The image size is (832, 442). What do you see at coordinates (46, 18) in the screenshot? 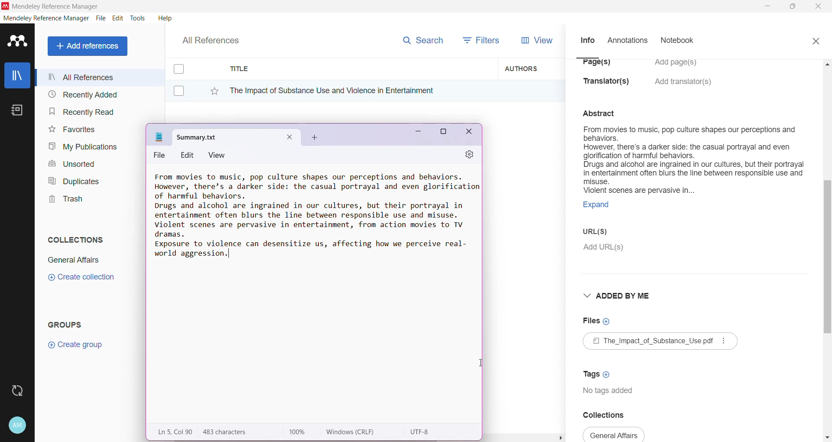
I see `Mendeley Reference Manager` at bounding box center [46, 18].